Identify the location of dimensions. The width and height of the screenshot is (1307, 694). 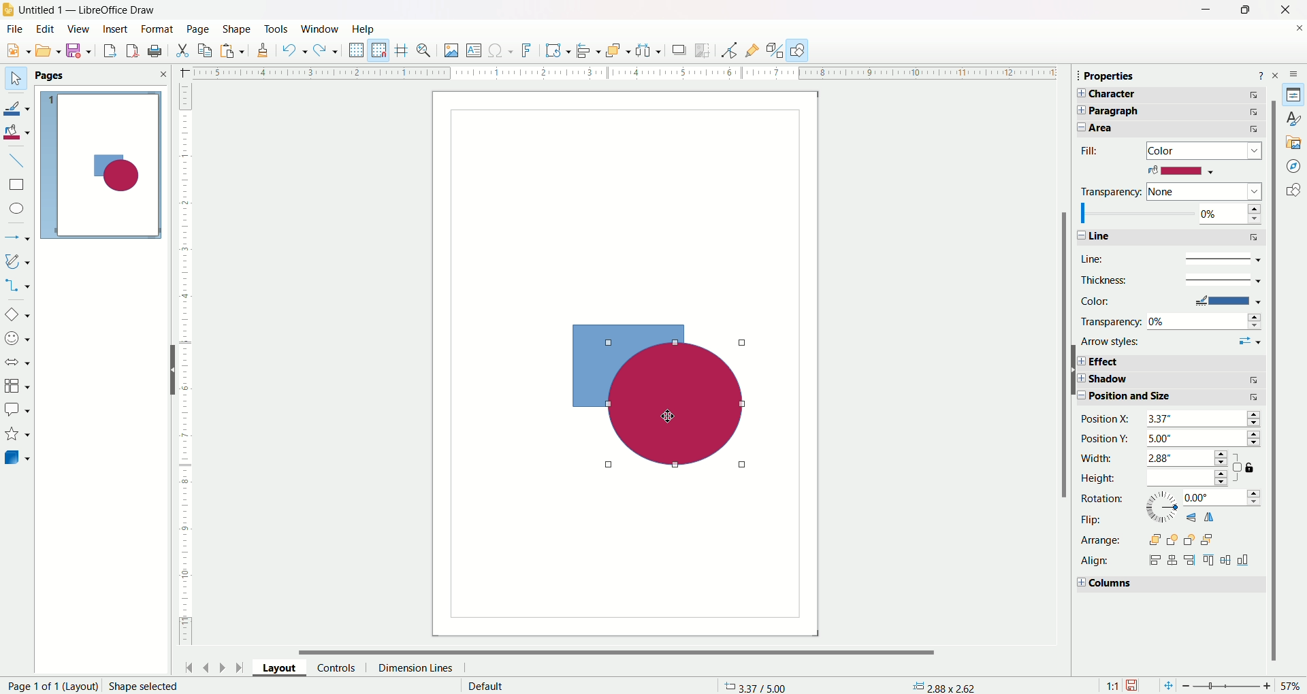
(946, 686).